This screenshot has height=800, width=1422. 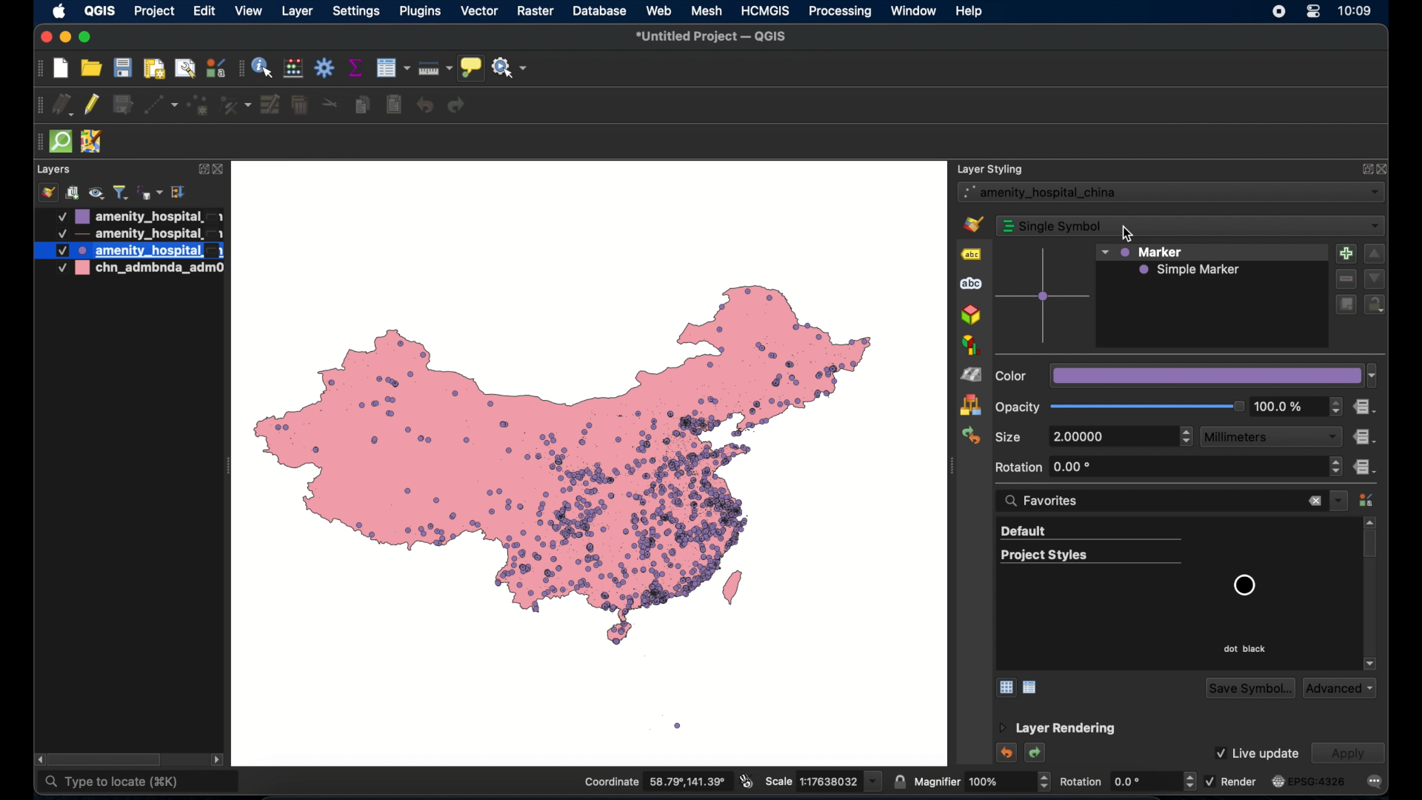 What do you see at coordinates (93, 105) in the screenshot?
I see `toggle editing` at bounding box center [93, 105].